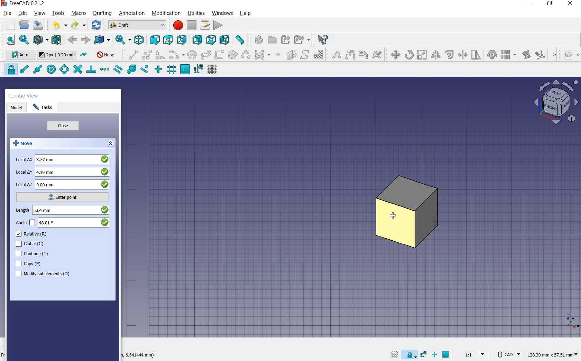  I want to click on change default size for new objects, so click(57, 55).